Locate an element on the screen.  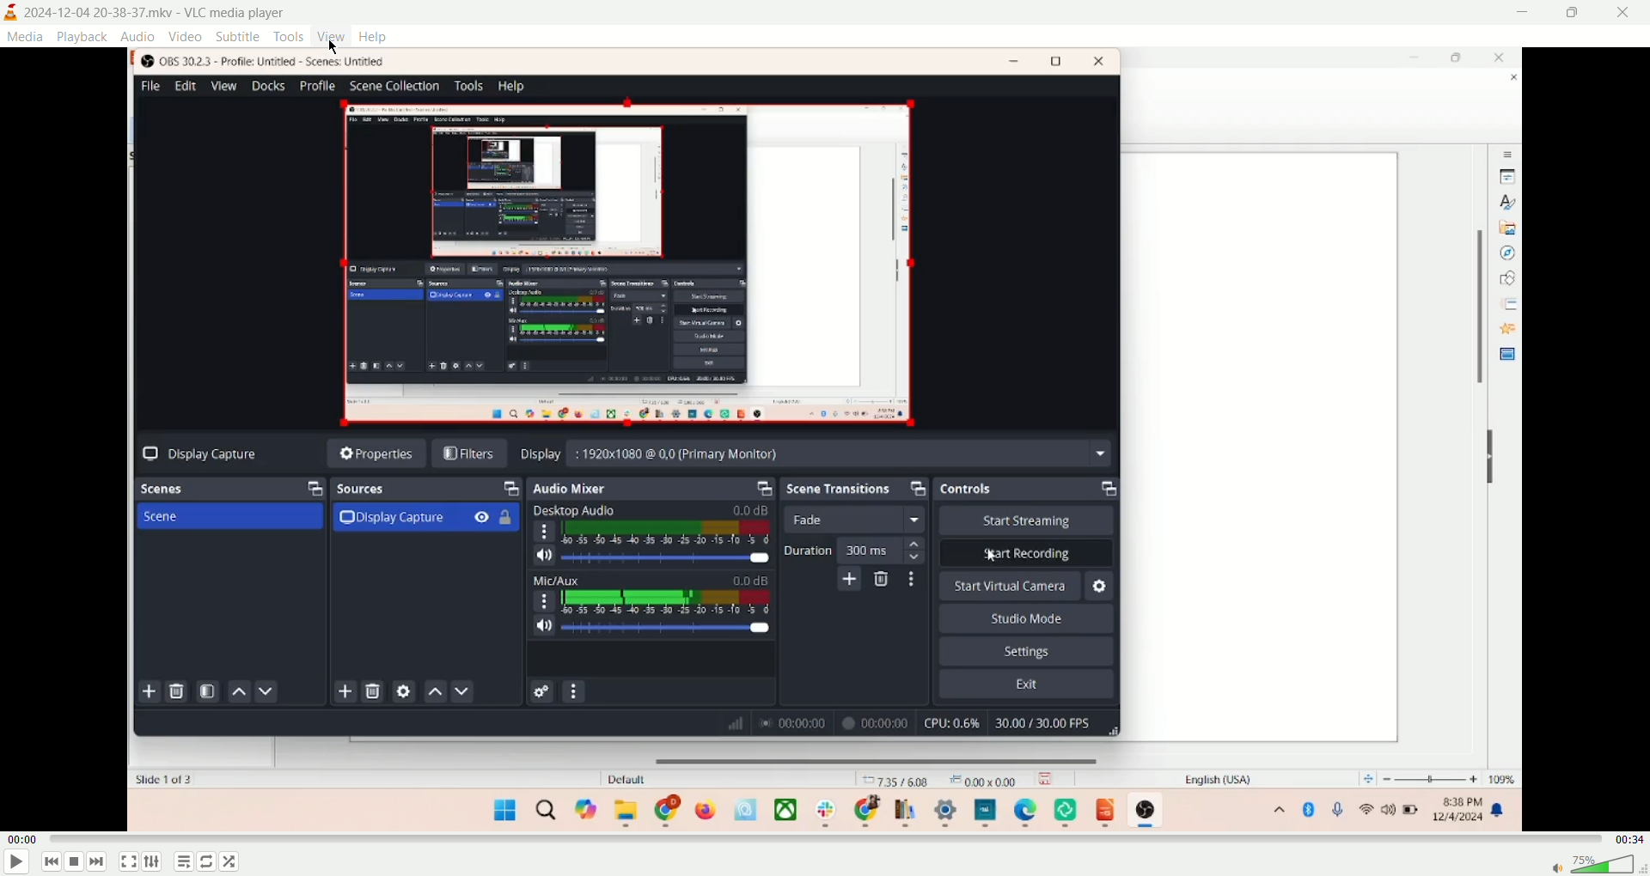
view is located at coordinates (330, 36).